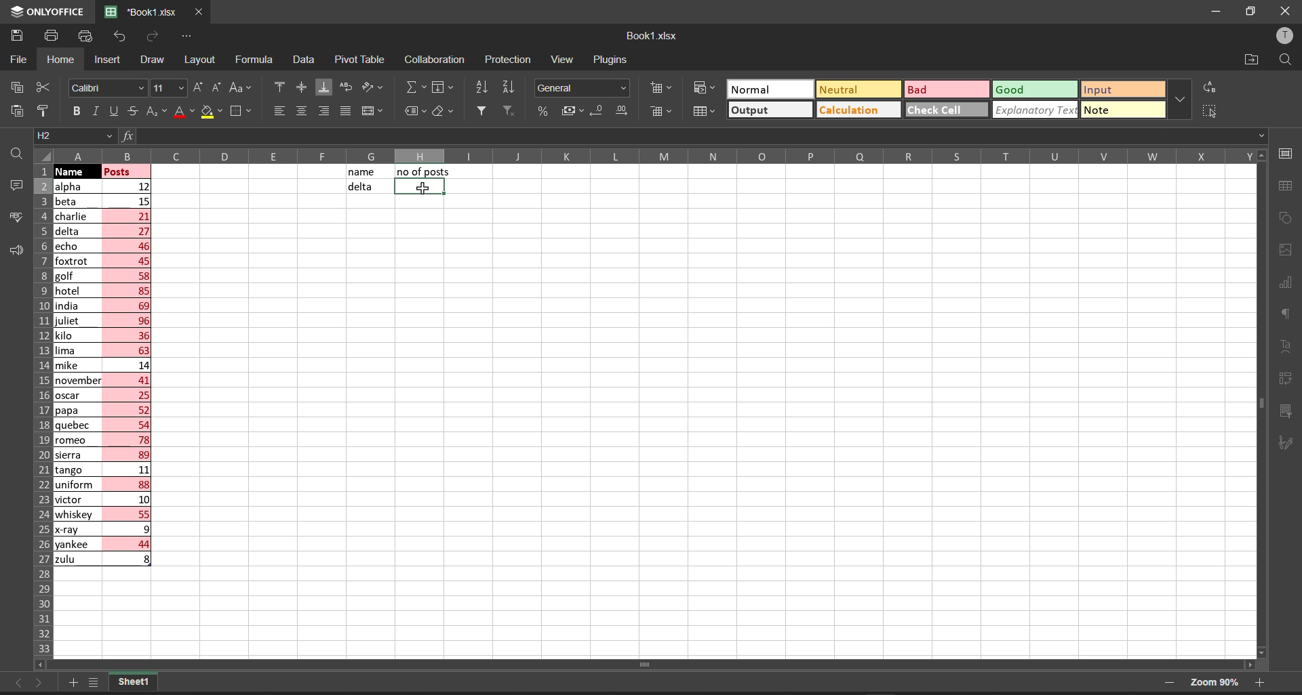  Describe the element at coordinates (1033, 110) in the screenshot. I see `explanatory Text` at that location.